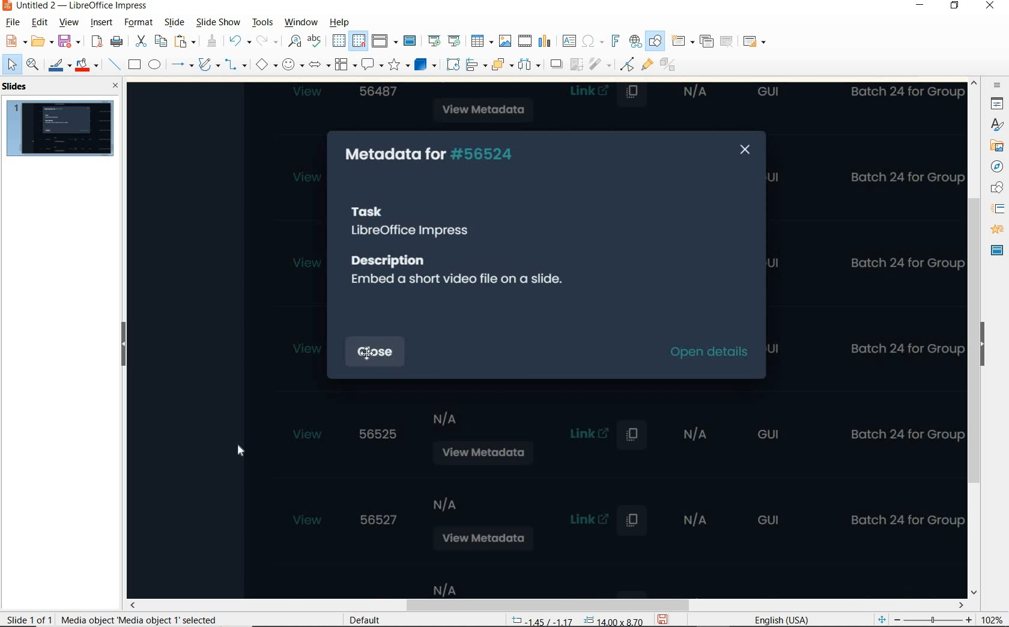  I want to click on ZOOM FACTOR, so click(993, 617).